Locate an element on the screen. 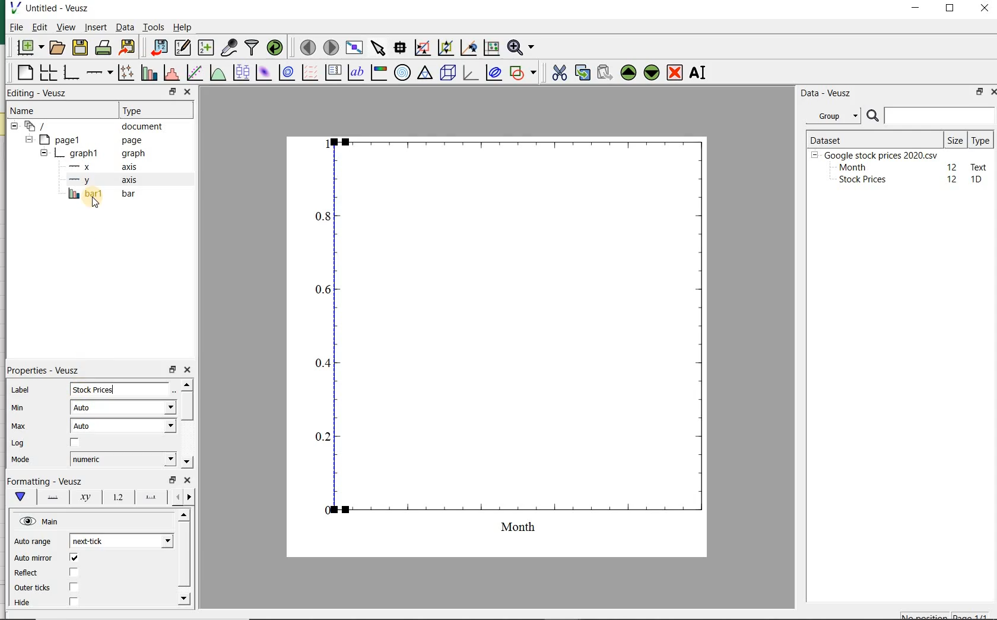  cursor is located at coordinates (99, 202).